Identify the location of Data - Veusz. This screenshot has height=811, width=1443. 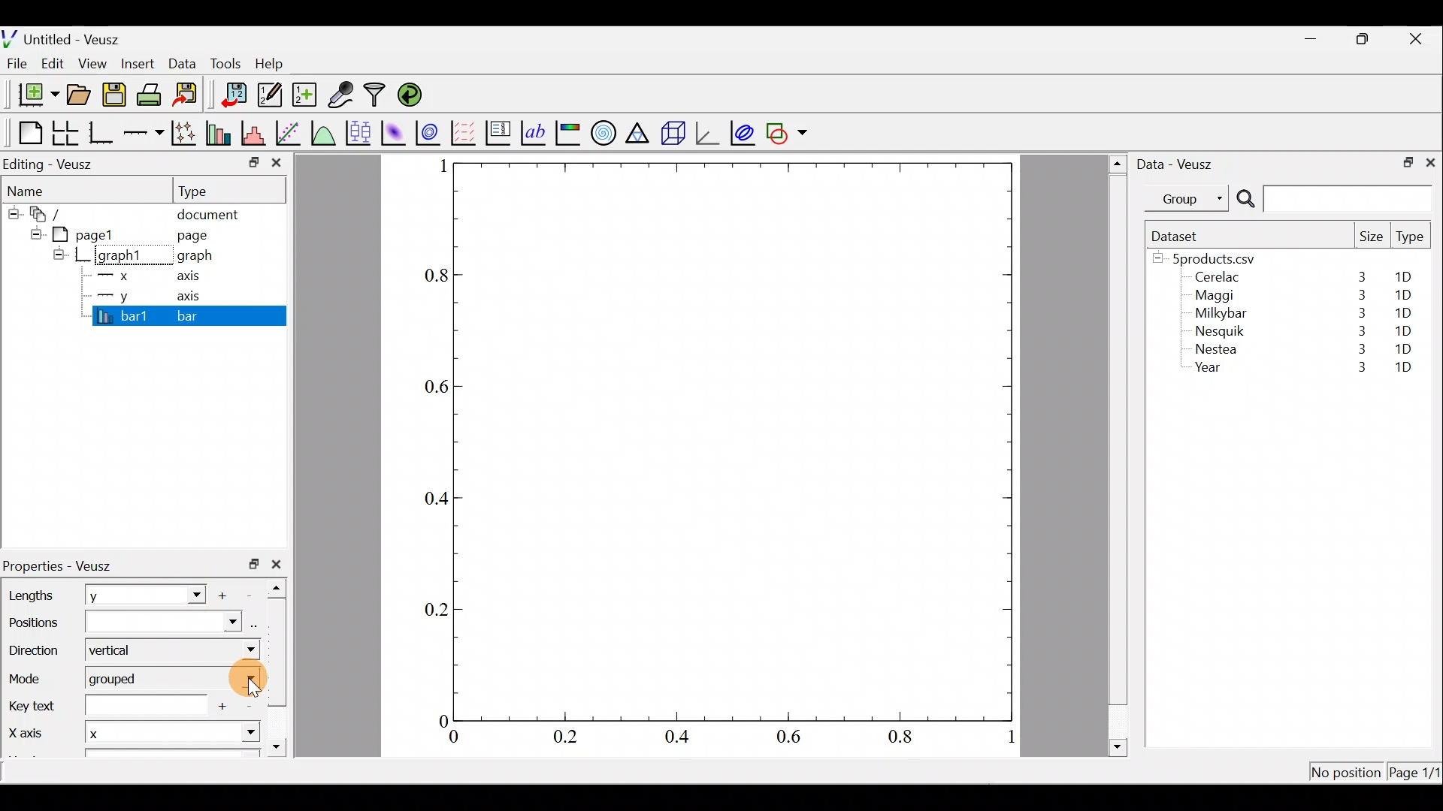
(1178, 162).